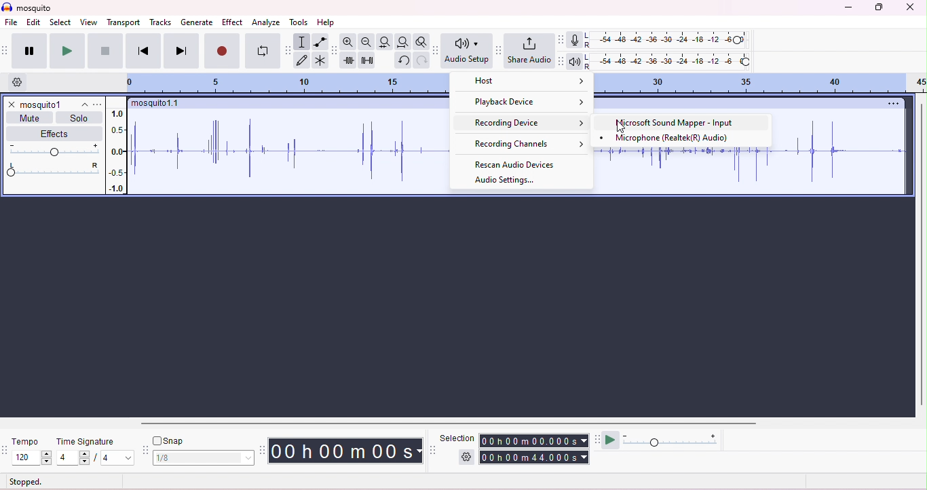  Describe the element at coordinates (449, 423) in the screenshot. I see `horizontal scroll bar` at that location.